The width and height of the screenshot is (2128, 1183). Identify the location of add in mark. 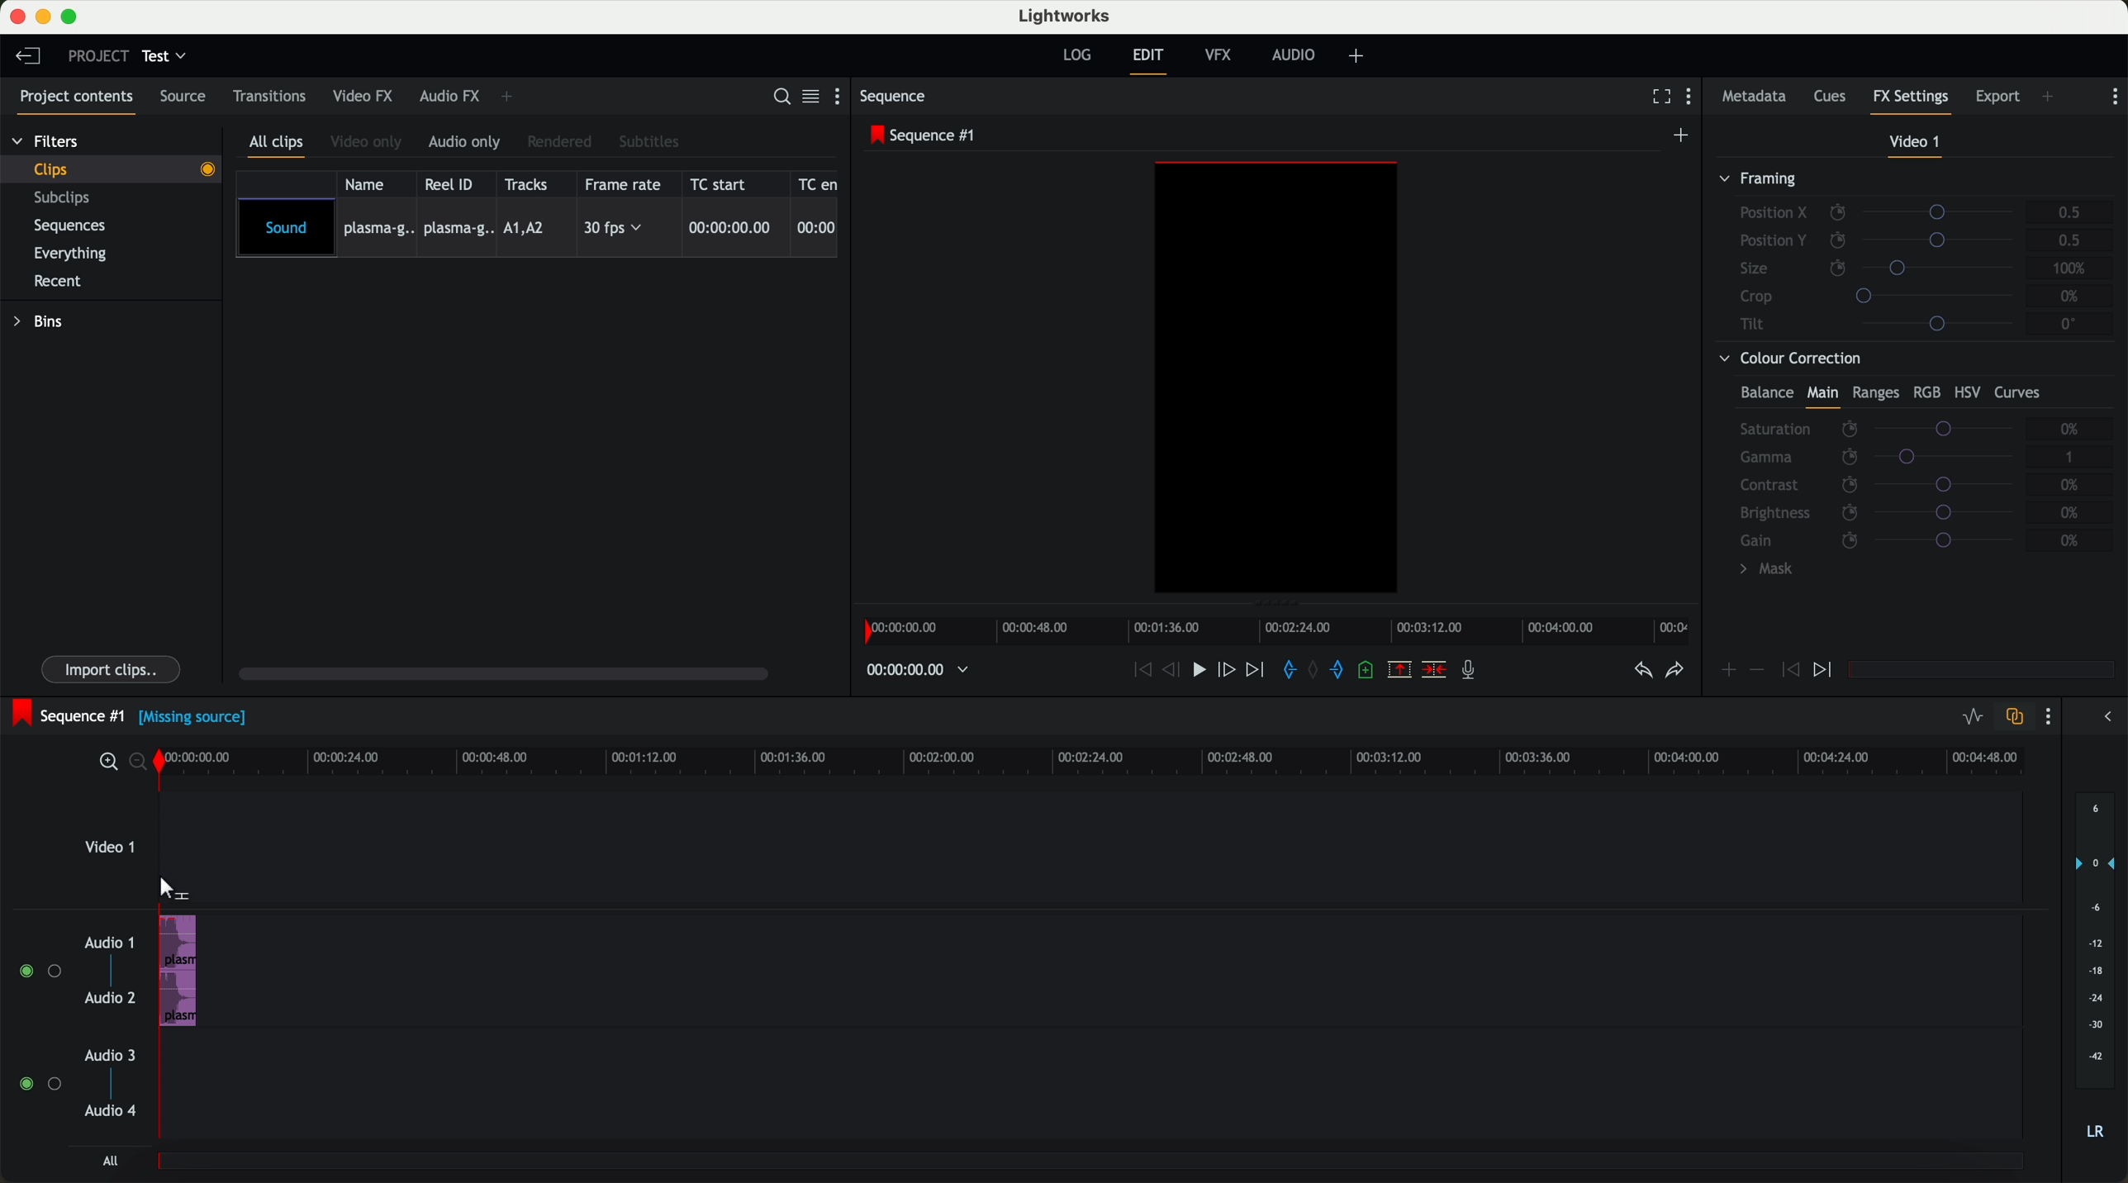
(1290, 671).